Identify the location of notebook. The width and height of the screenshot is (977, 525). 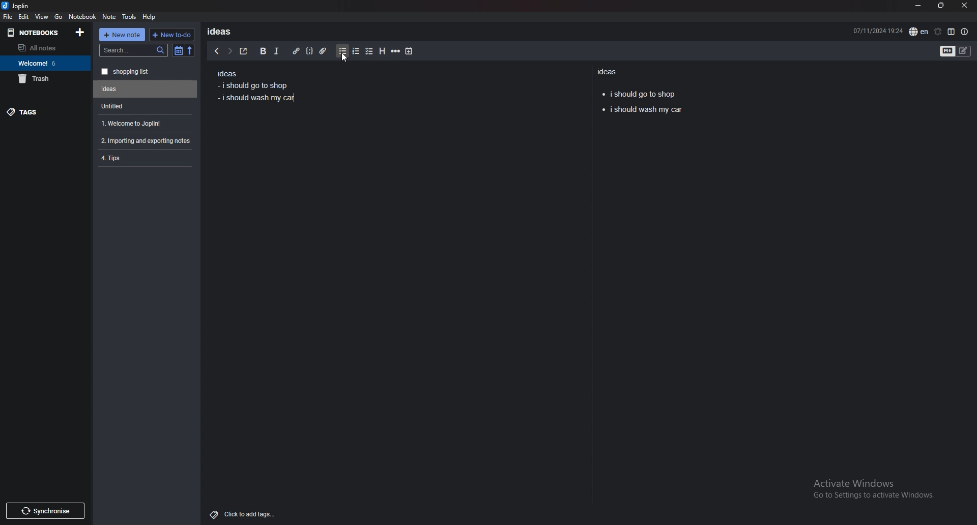
(82, 16).